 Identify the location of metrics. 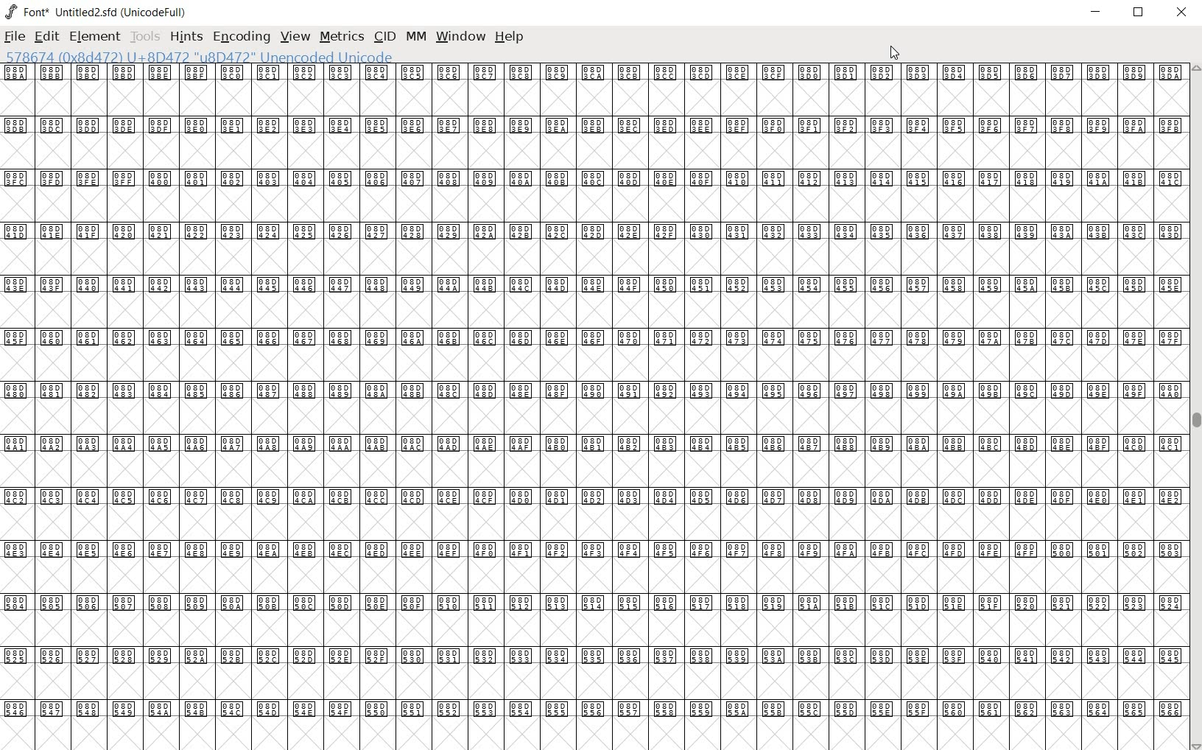
(341, 38).